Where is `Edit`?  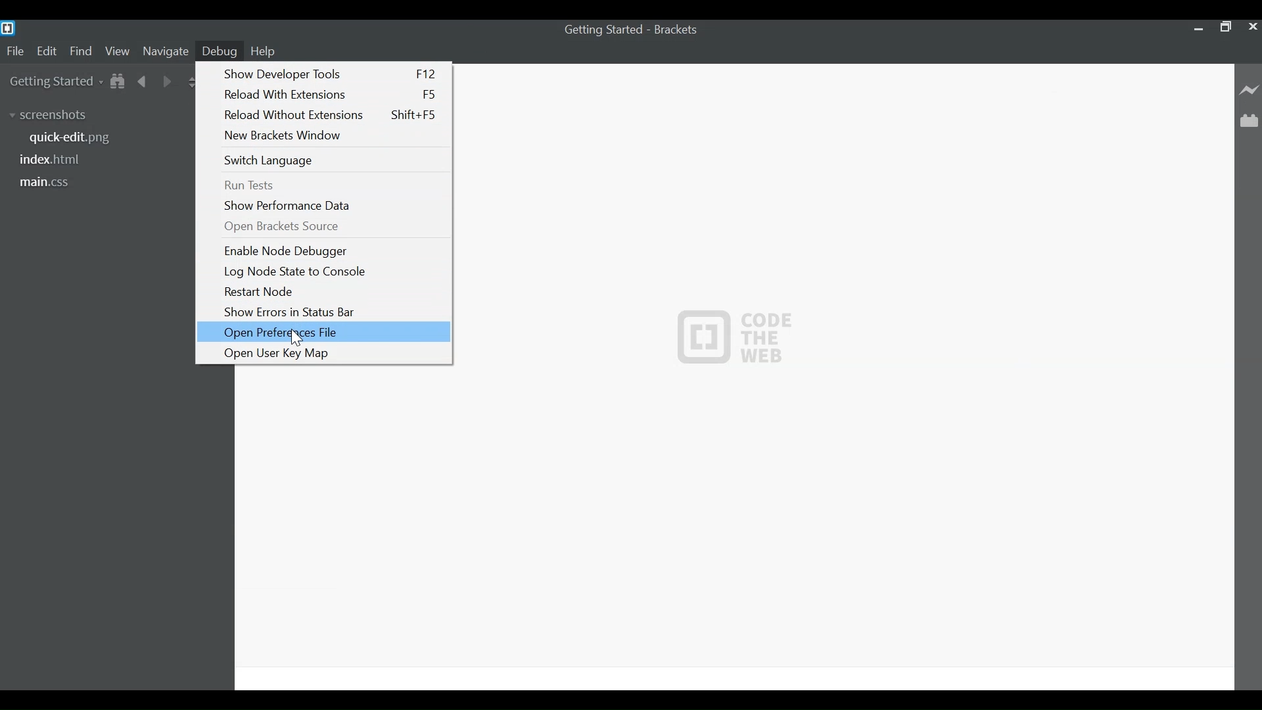
Edit is located at coordinates (45, 50).